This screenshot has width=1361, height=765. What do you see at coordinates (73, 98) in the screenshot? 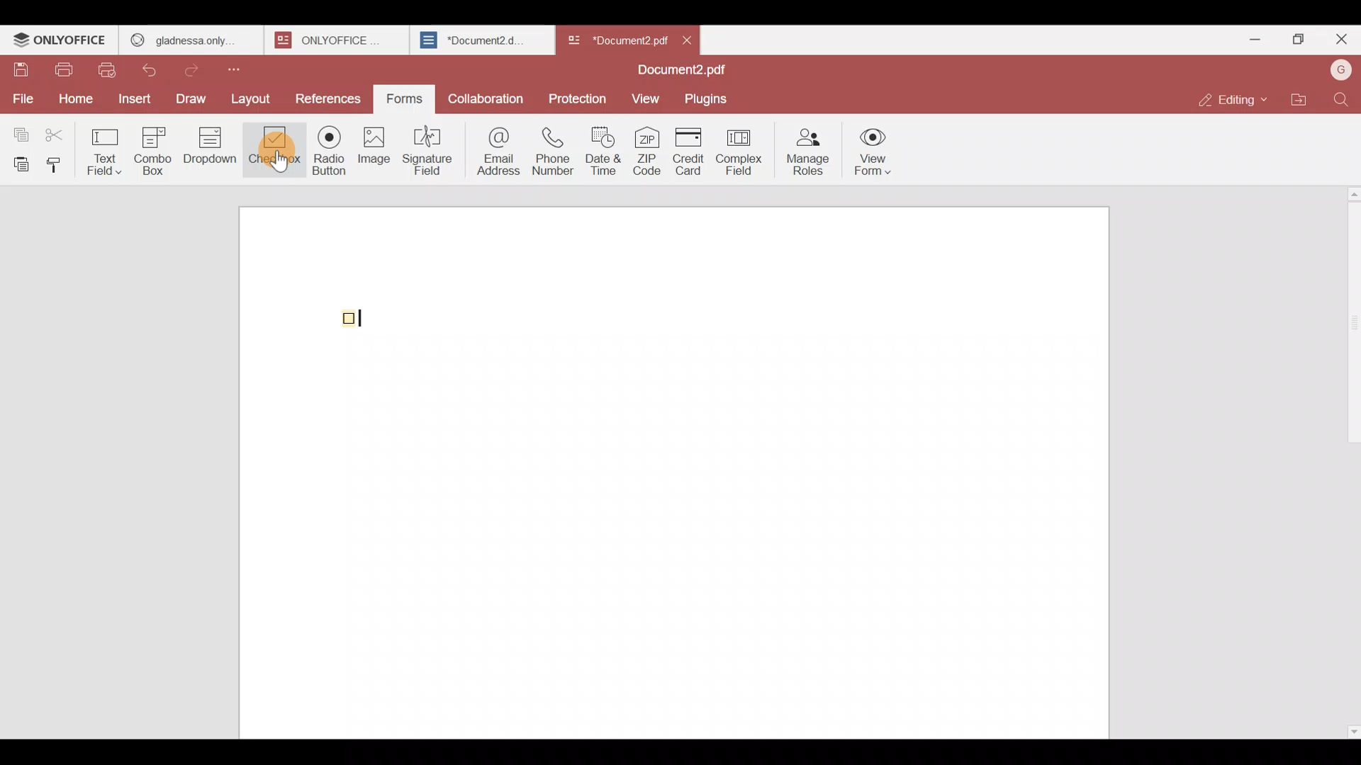
I see `Home` at bounding box center [73, 98].